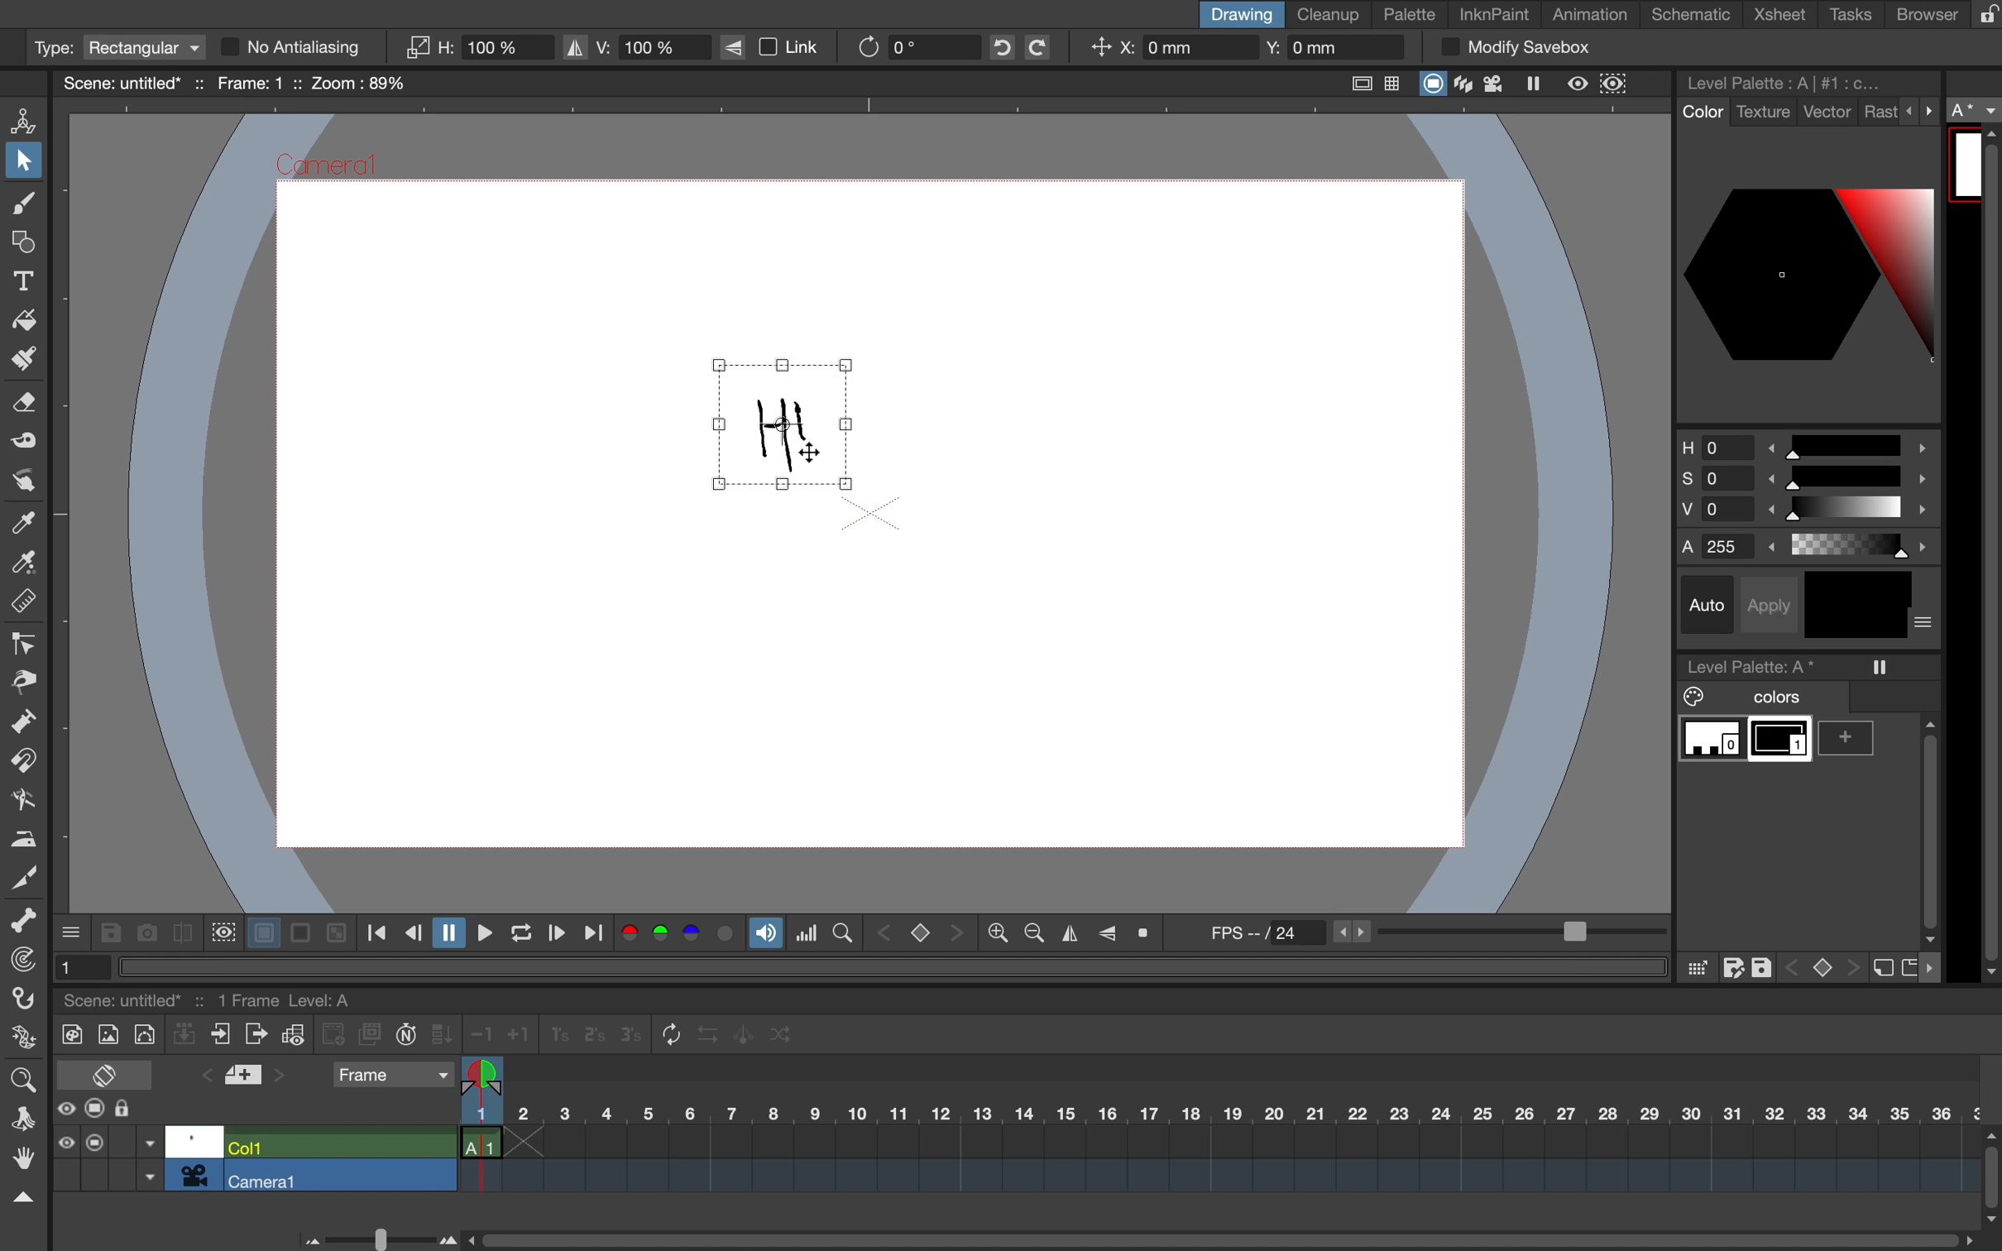  Describe the element at coordinates (94, 1142) in the screenshot. I see `camera stand visibility toggle all` at that location.